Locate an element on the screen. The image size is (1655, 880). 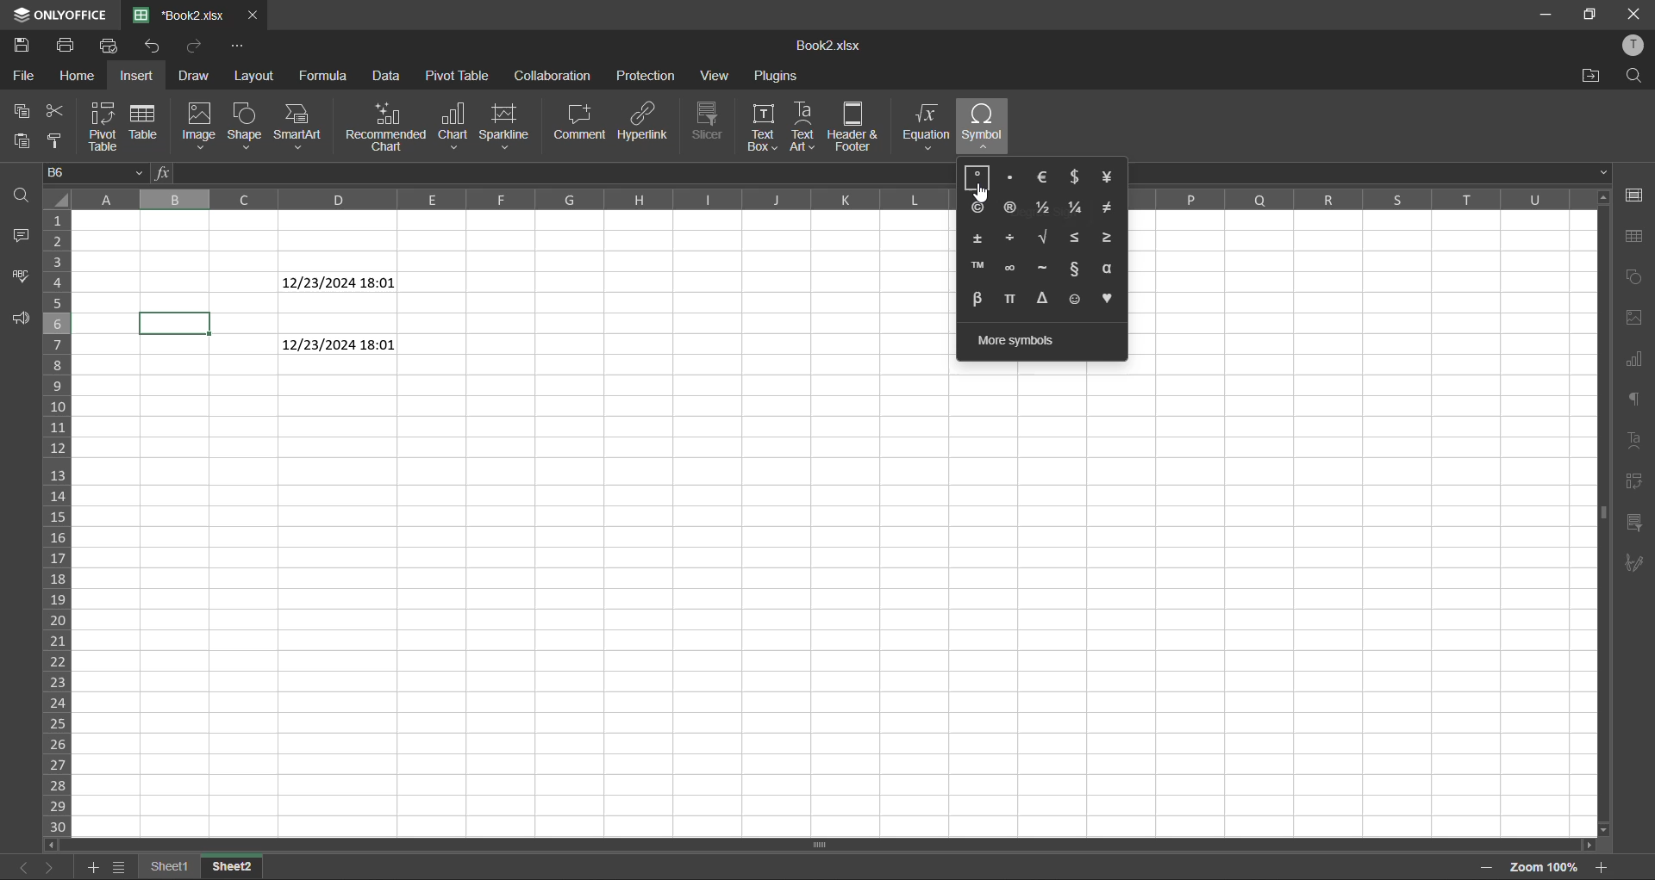
copy style is located at coordinates (56, 141).